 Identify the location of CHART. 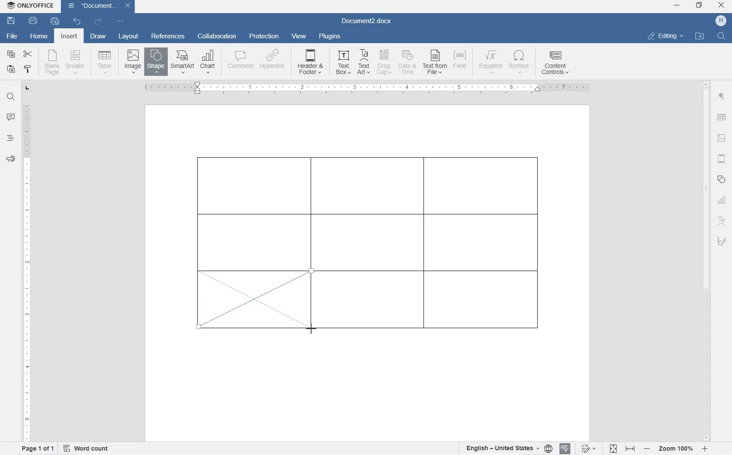
(208, 61).